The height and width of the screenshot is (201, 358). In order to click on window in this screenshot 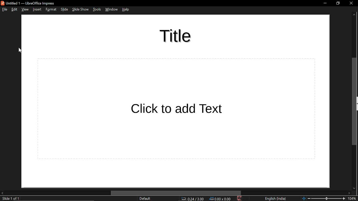, I will do `click(111, 9)`.